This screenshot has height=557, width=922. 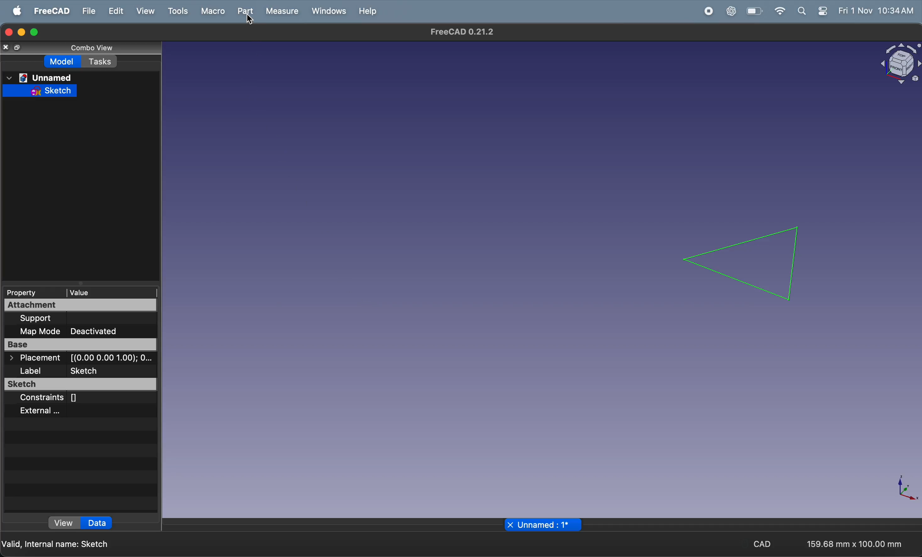 What do you see at coordinates (214, 12) in the screenshot?
I see `marco` at bounding box center [214, 12].